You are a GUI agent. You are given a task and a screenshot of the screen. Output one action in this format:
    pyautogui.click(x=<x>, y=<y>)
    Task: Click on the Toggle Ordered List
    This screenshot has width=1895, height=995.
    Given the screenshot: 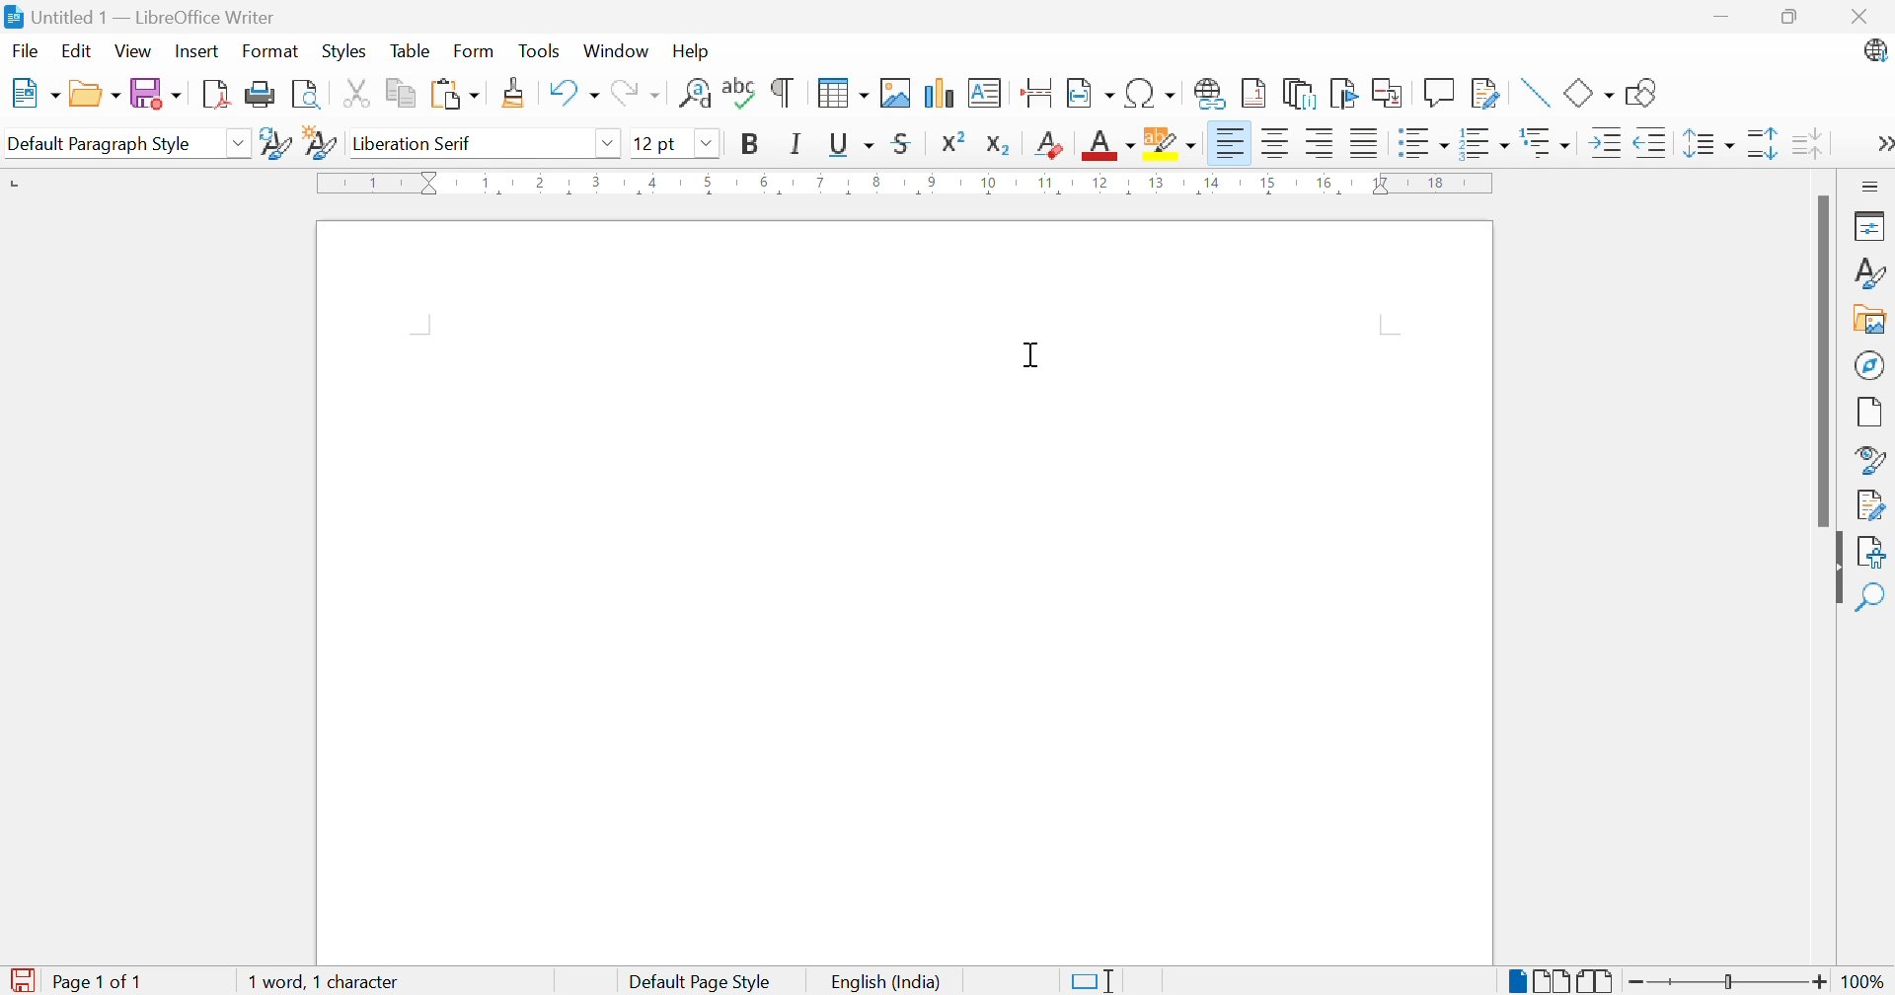 What is the action you would take?
    pyautogui.click(x=1485, y=141)
    